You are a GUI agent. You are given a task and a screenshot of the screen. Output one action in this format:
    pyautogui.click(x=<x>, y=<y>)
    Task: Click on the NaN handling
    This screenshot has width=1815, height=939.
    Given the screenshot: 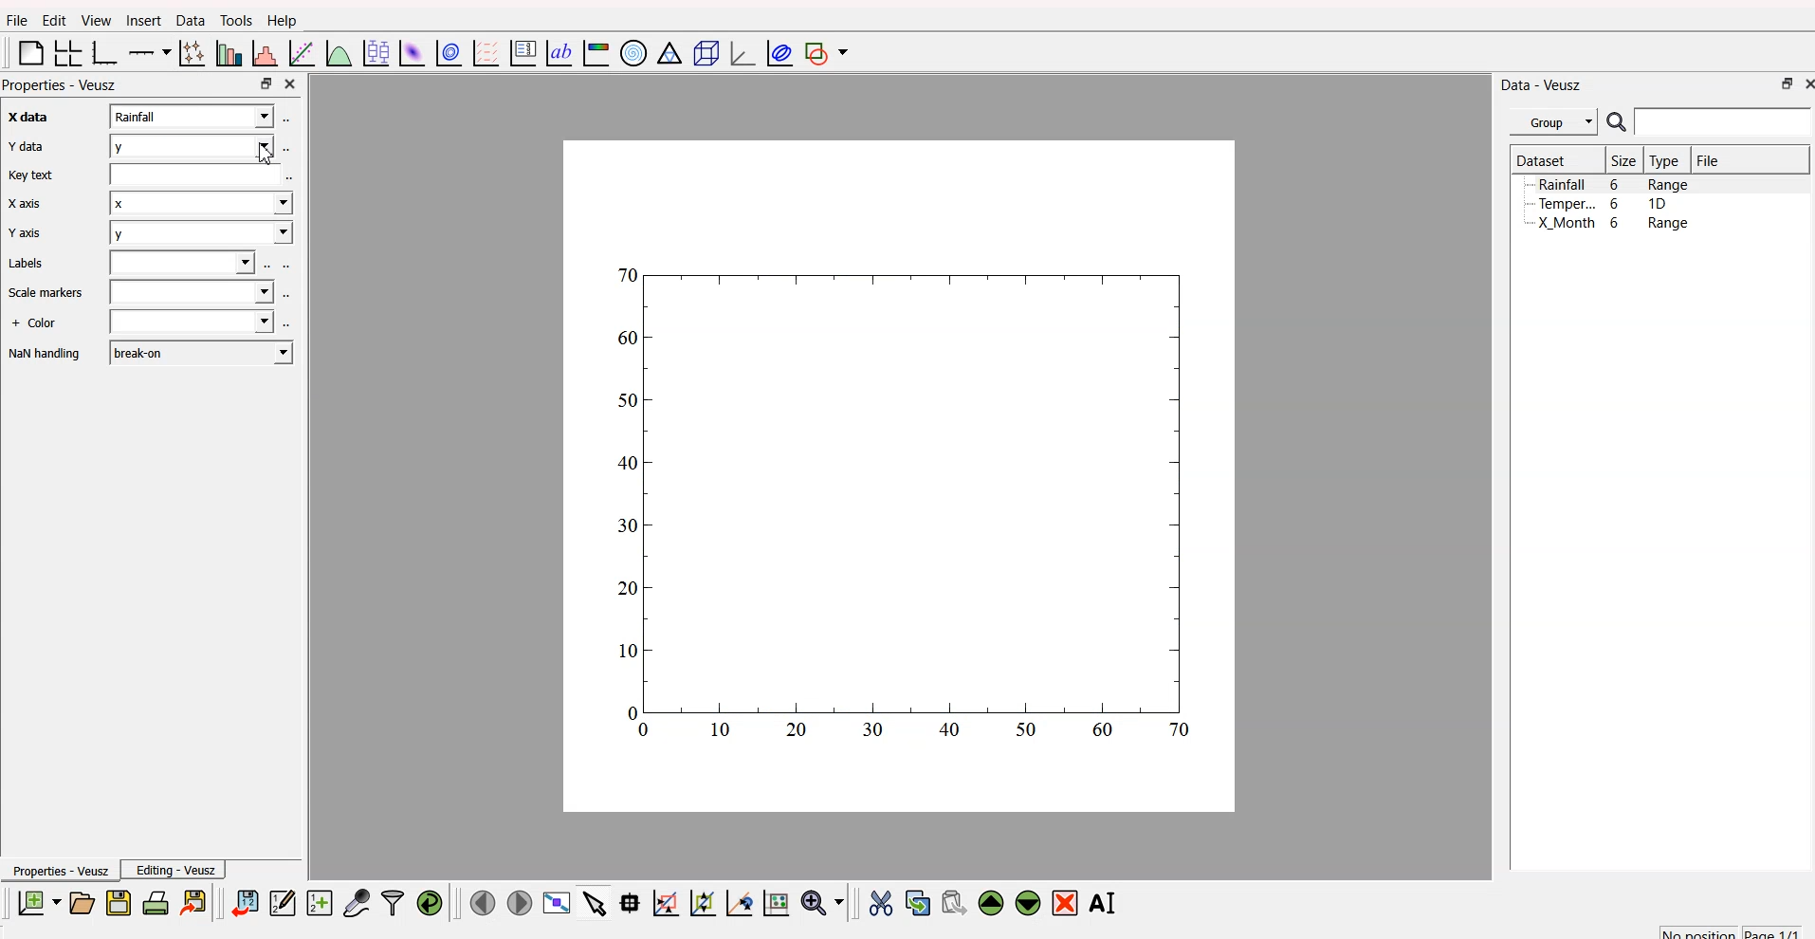 What is the action you would take?
    pyautogui.click(x=46, y=355)
    